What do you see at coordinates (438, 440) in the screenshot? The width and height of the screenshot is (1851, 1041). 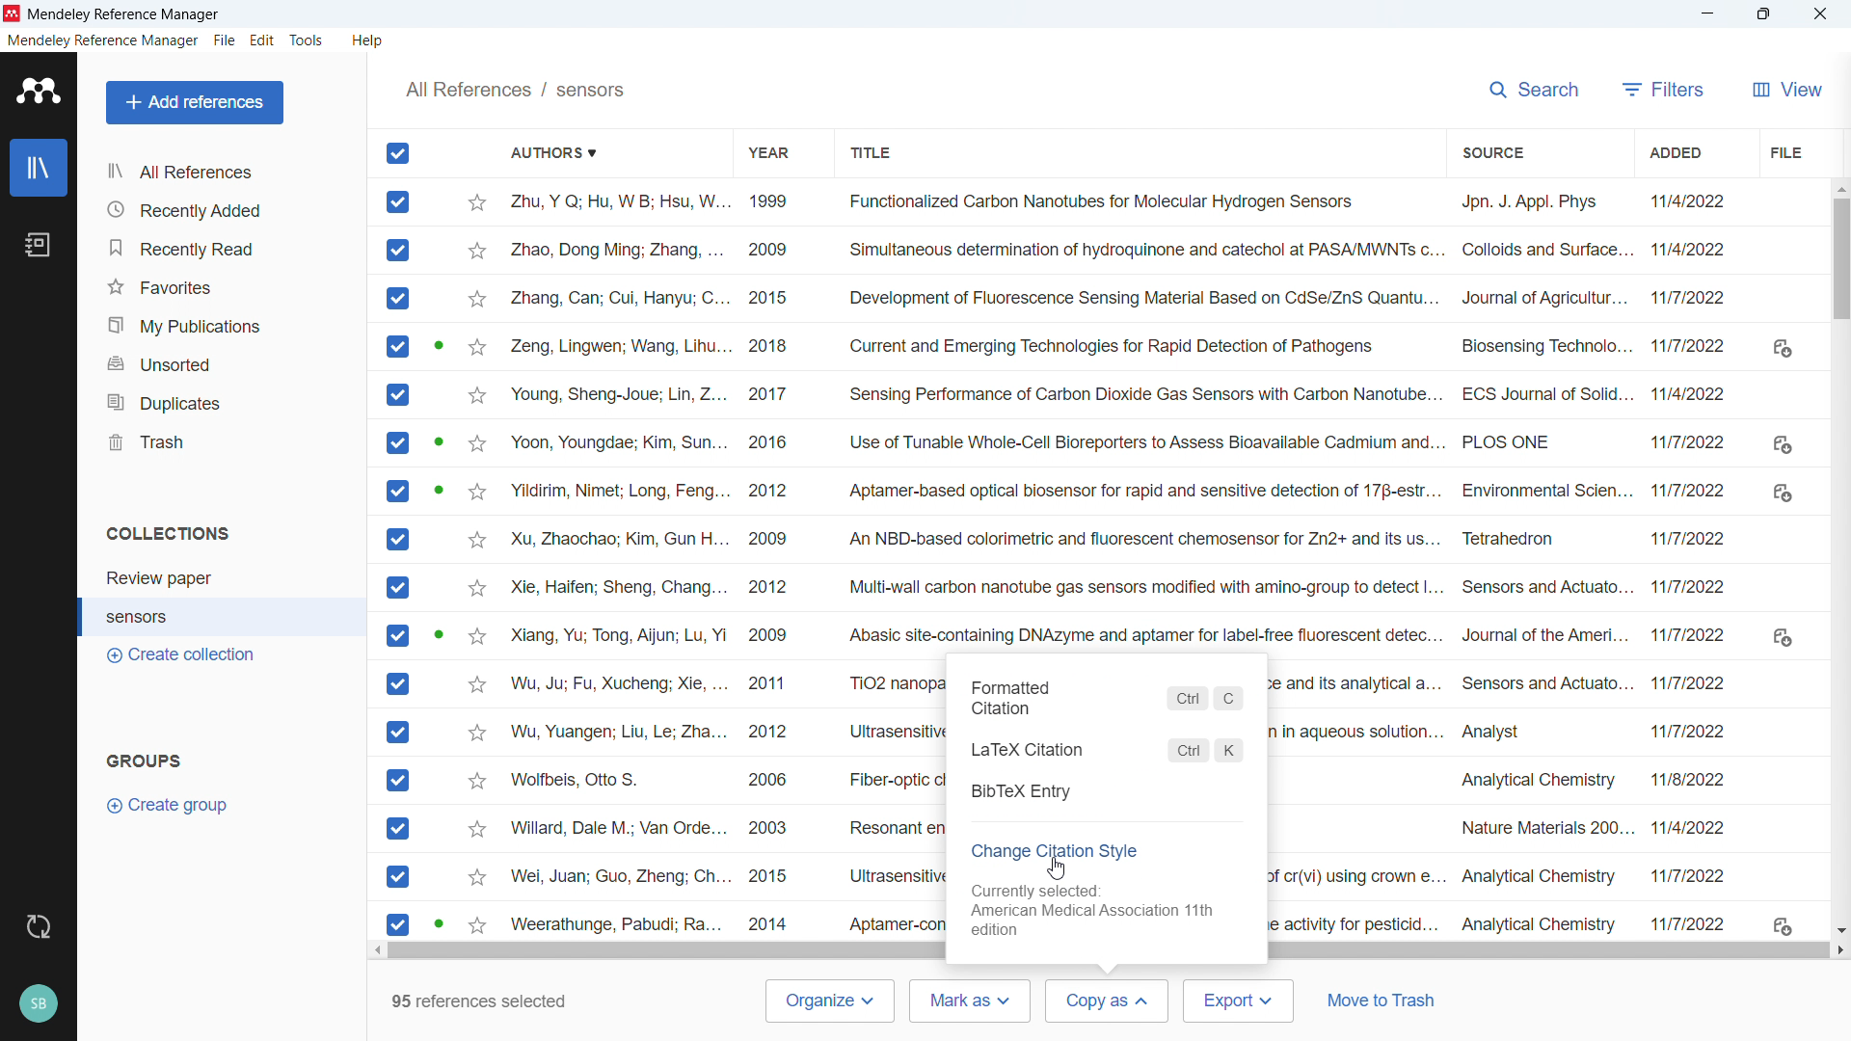 I see `PDF available` at bounding box center [438, 440].